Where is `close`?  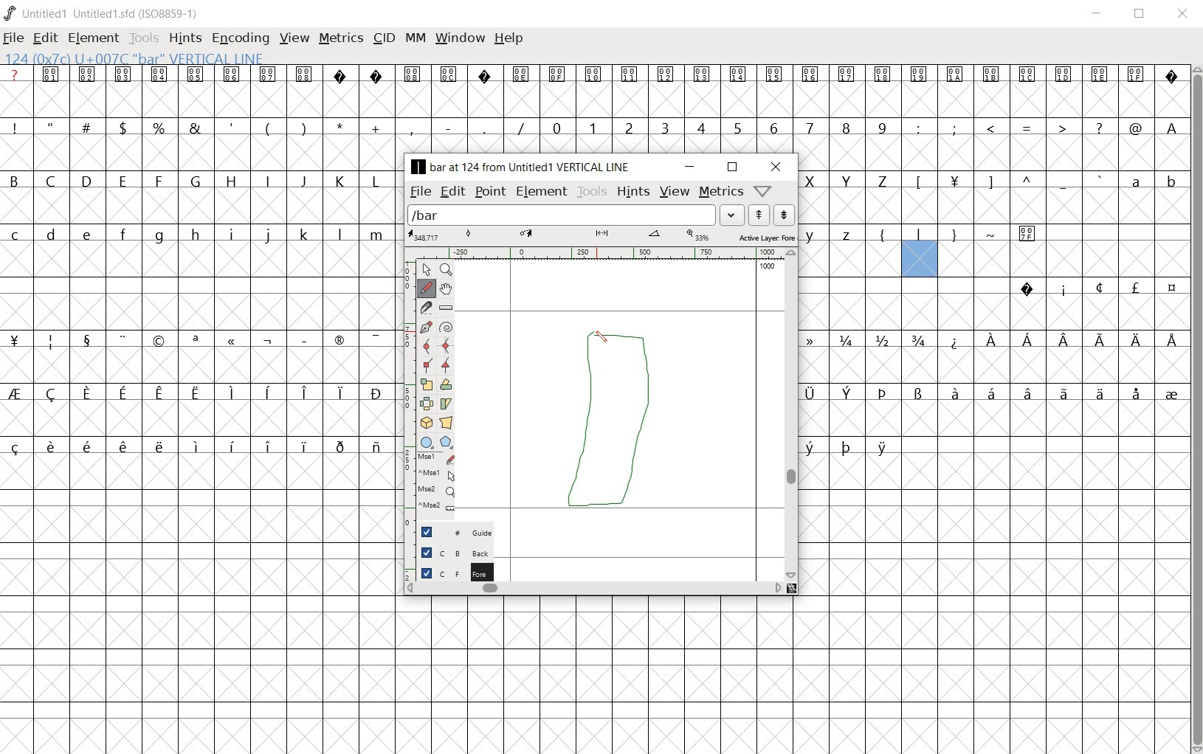
close is located at coordinates (777, 167).